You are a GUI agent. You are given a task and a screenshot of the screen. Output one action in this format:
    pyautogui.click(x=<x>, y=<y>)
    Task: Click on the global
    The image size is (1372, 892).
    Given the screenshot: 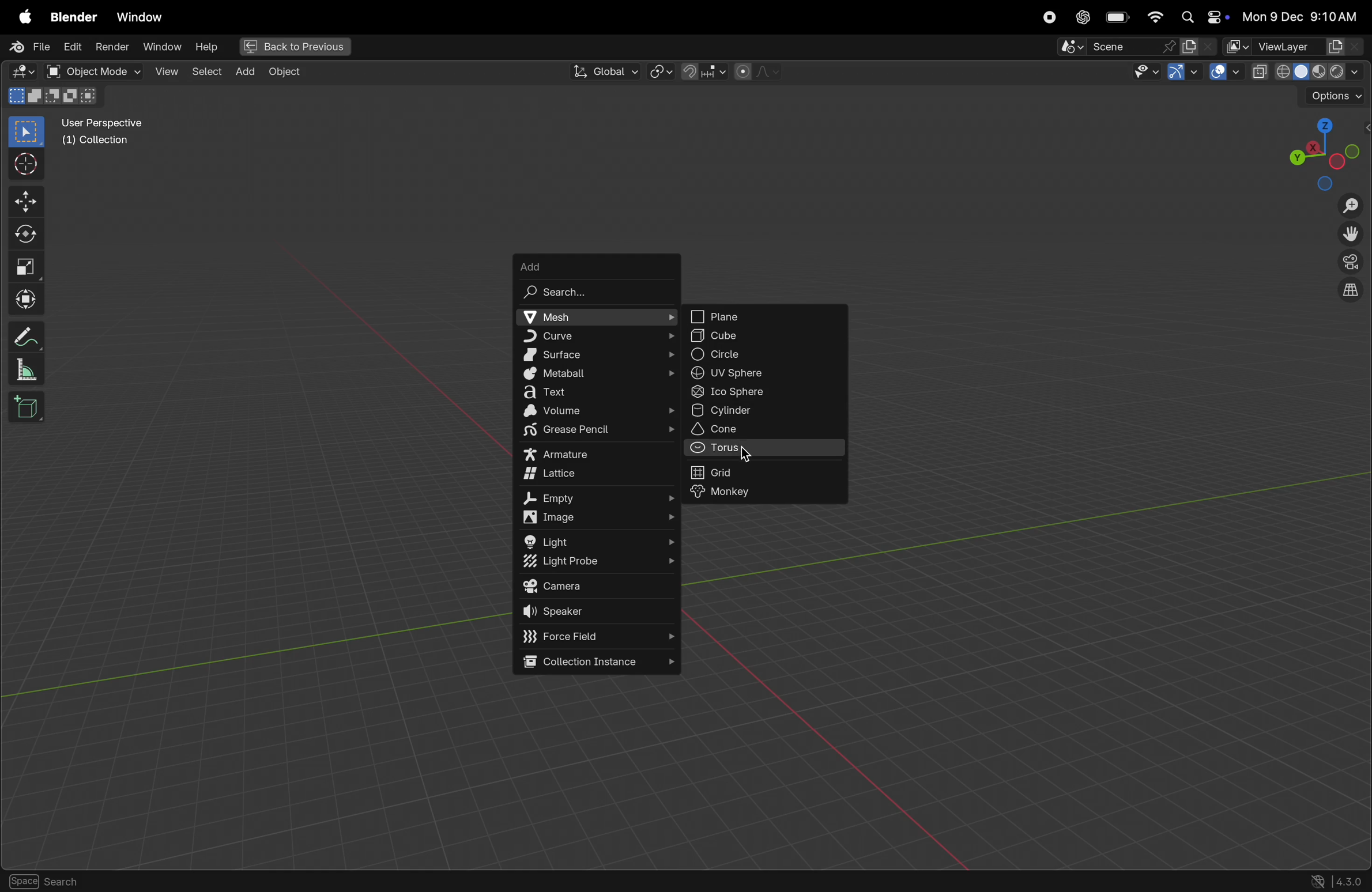 What is the action you would take?
    pyautogui.click(x=602, y=72)
    